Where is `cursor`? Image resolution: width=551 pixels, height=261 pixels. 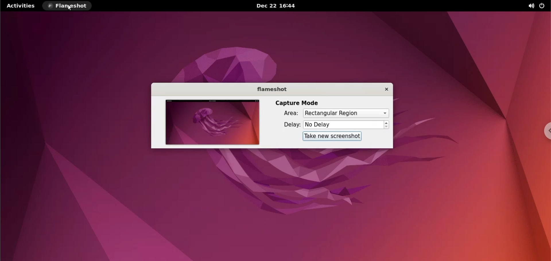
cursor is located at coordinates (71, 9).